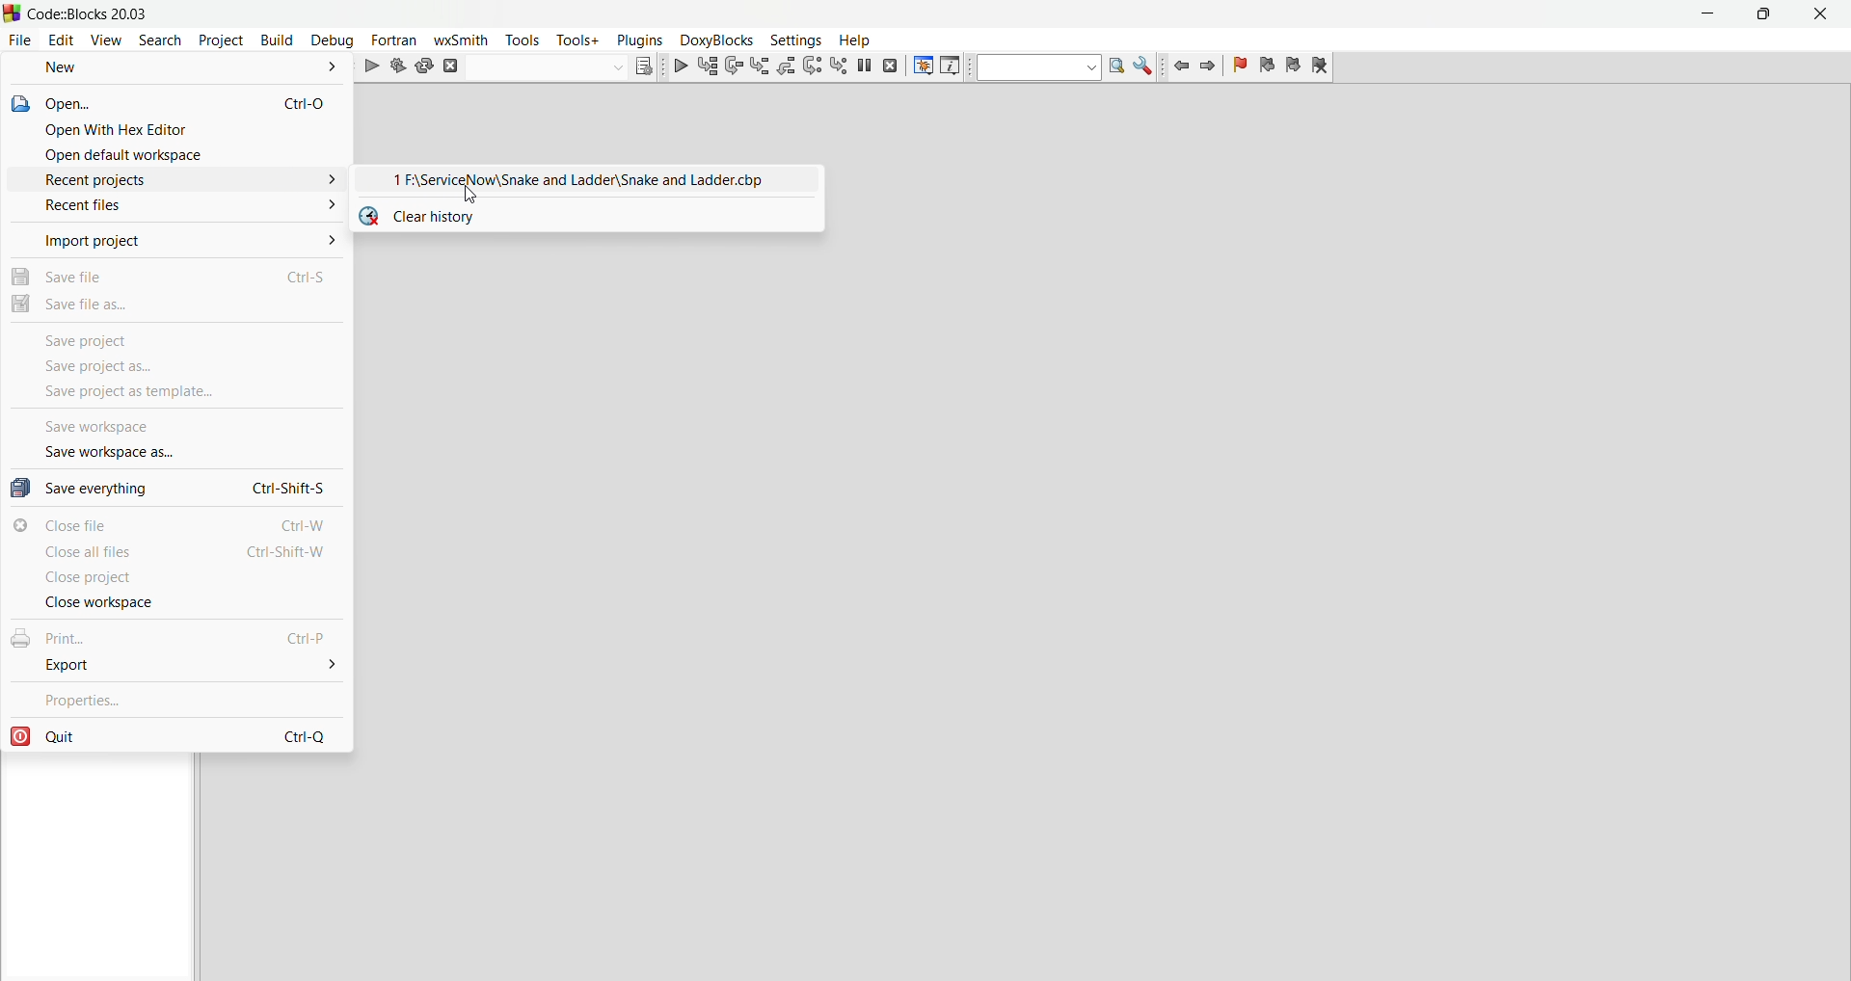  I want to click on jump back , so click(1177, 68).